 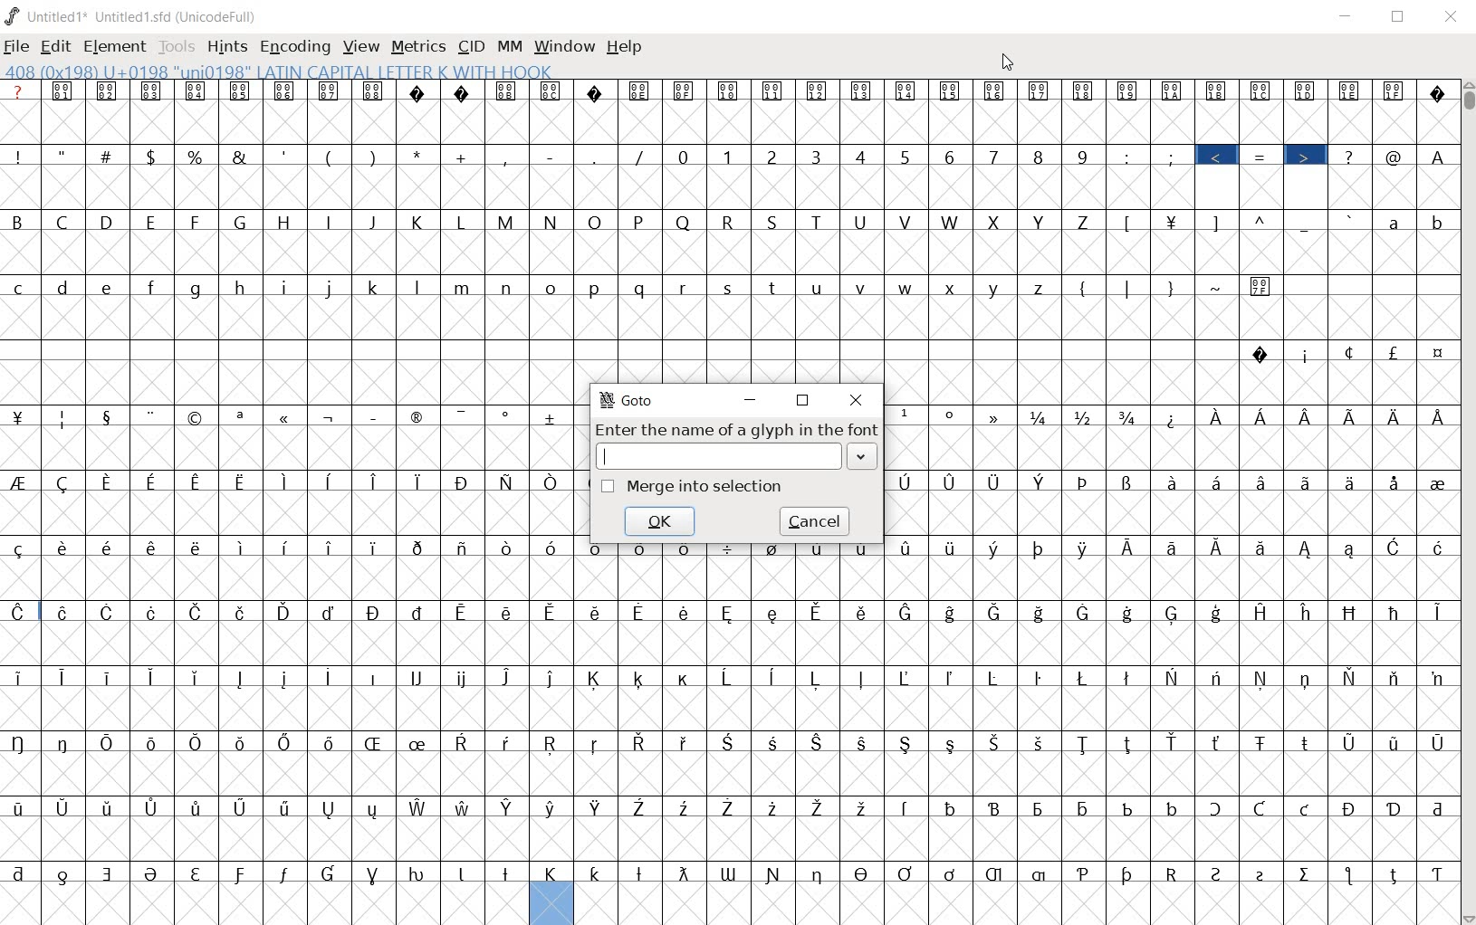 I want to click on empty glyph slots, so click(x=288, y=449).